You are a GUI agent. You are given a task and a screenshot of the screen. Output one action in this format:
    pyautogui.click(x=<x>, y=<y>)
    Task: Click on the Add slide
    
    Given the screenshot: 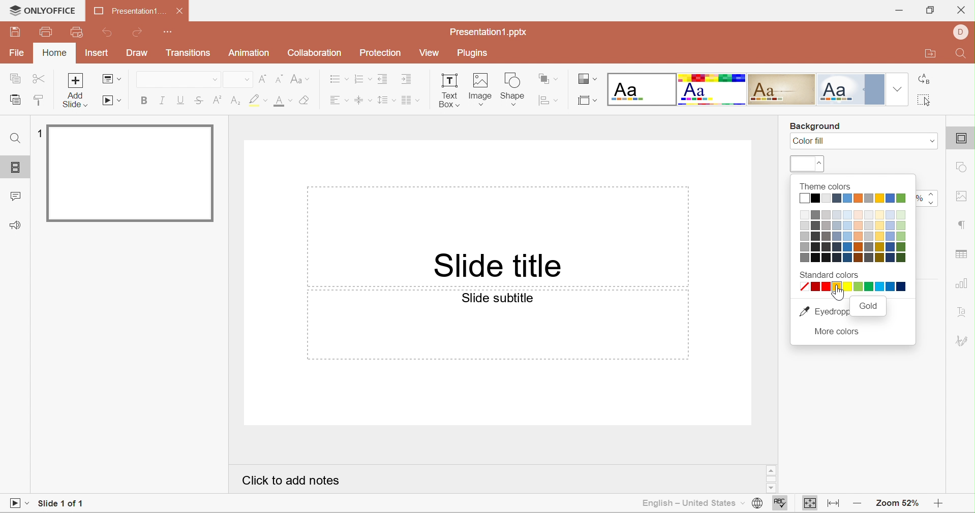 What is the action you would take?
    pyautogui.click(x=76, y=81)
    